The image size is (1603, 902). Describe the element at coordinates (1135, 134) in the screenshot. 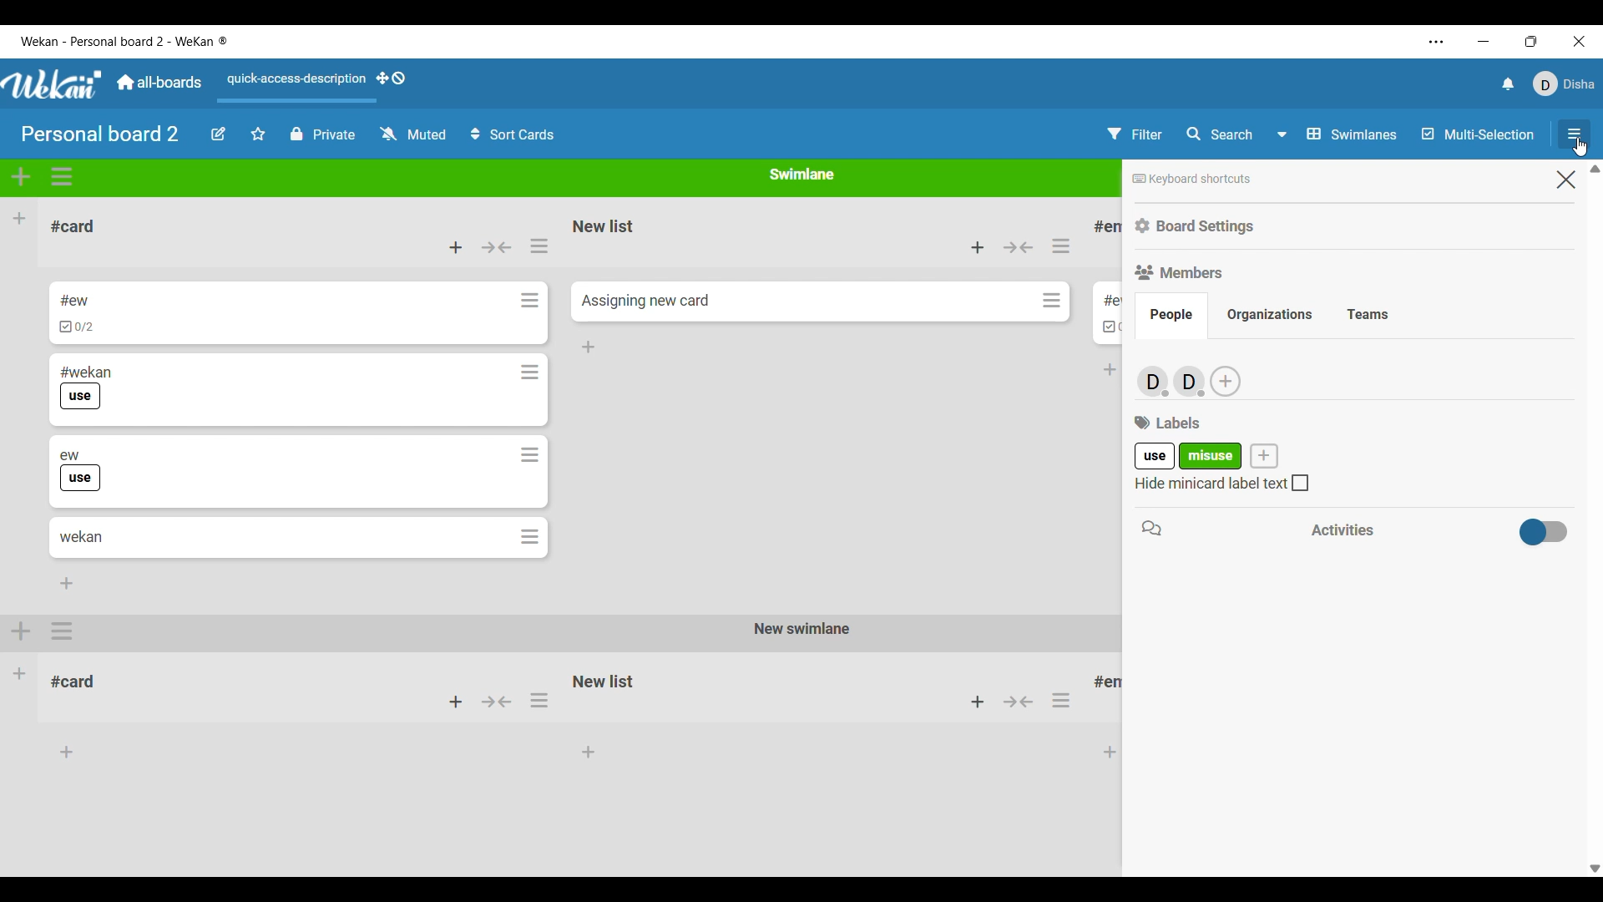

I see `Filter` at that location.